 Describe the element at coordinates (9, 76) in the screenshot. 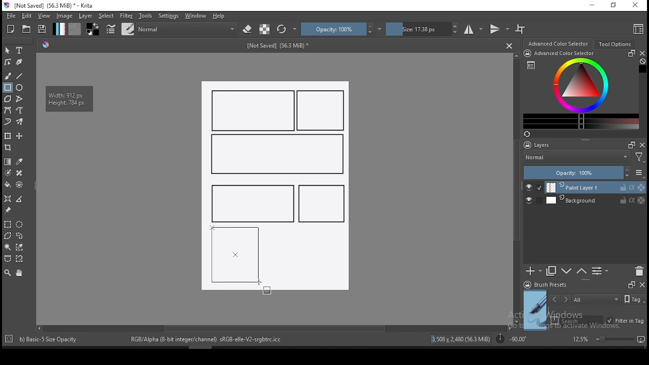

I see `brush tool` at that location.